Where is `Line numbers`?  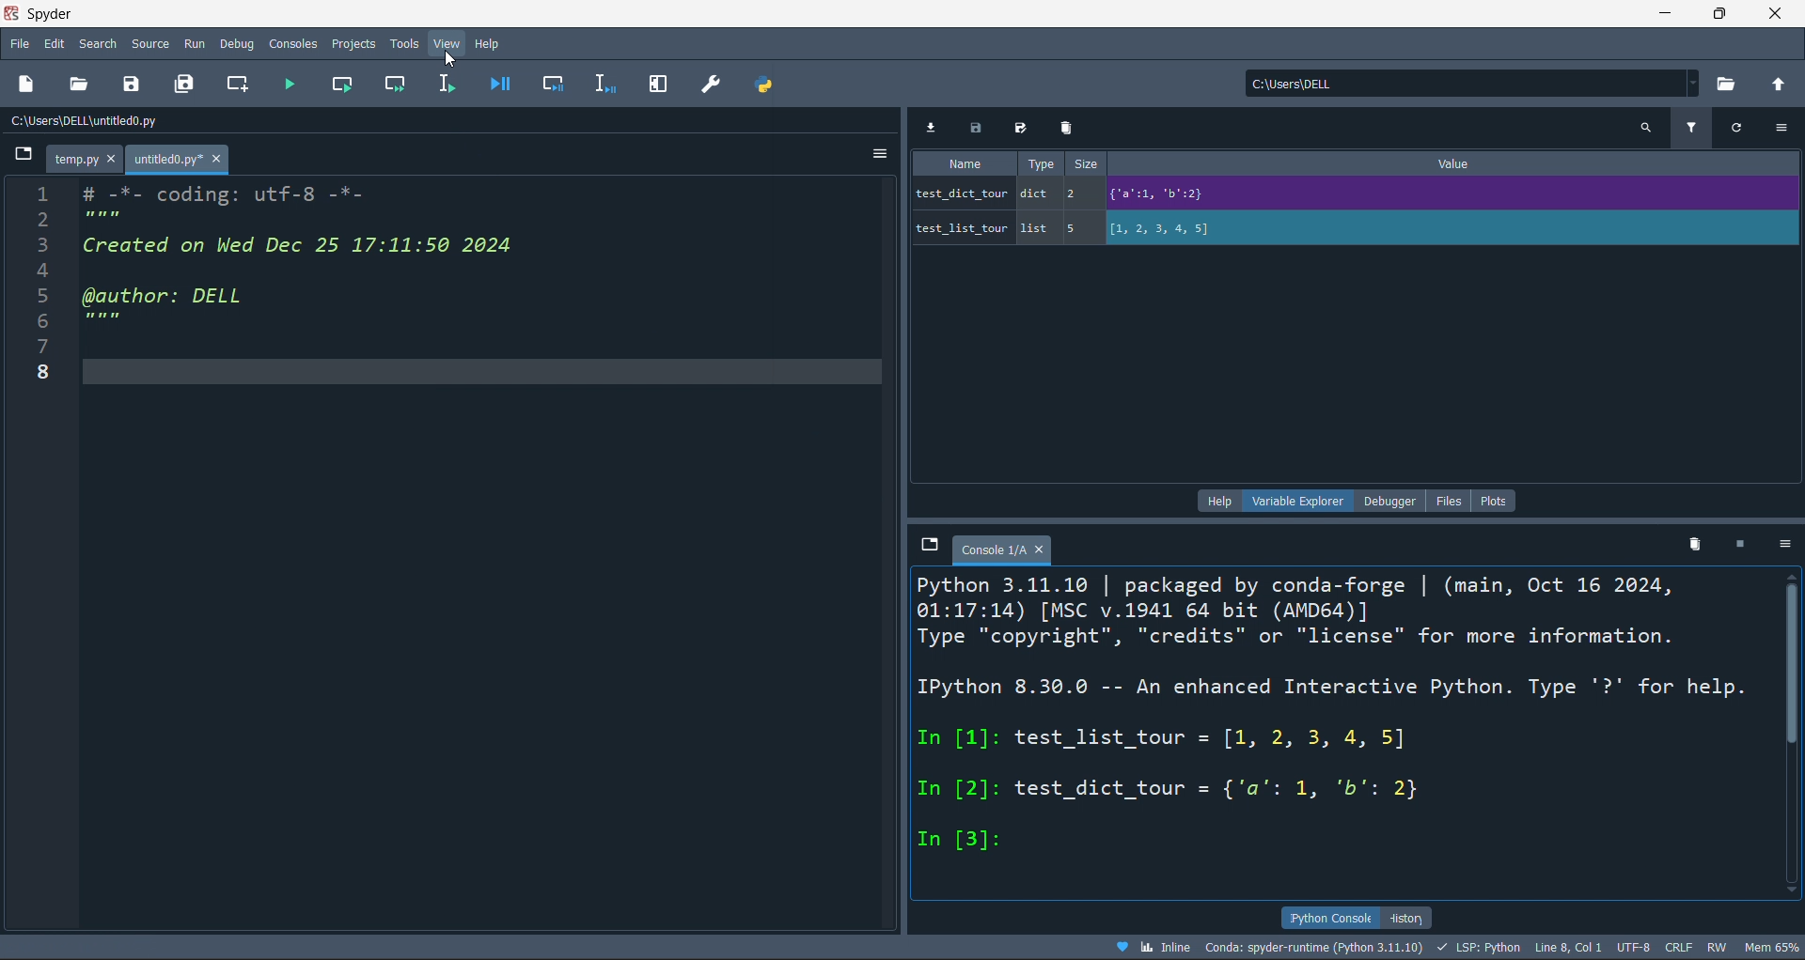
Line numbers is located at coordinates (40, 291).